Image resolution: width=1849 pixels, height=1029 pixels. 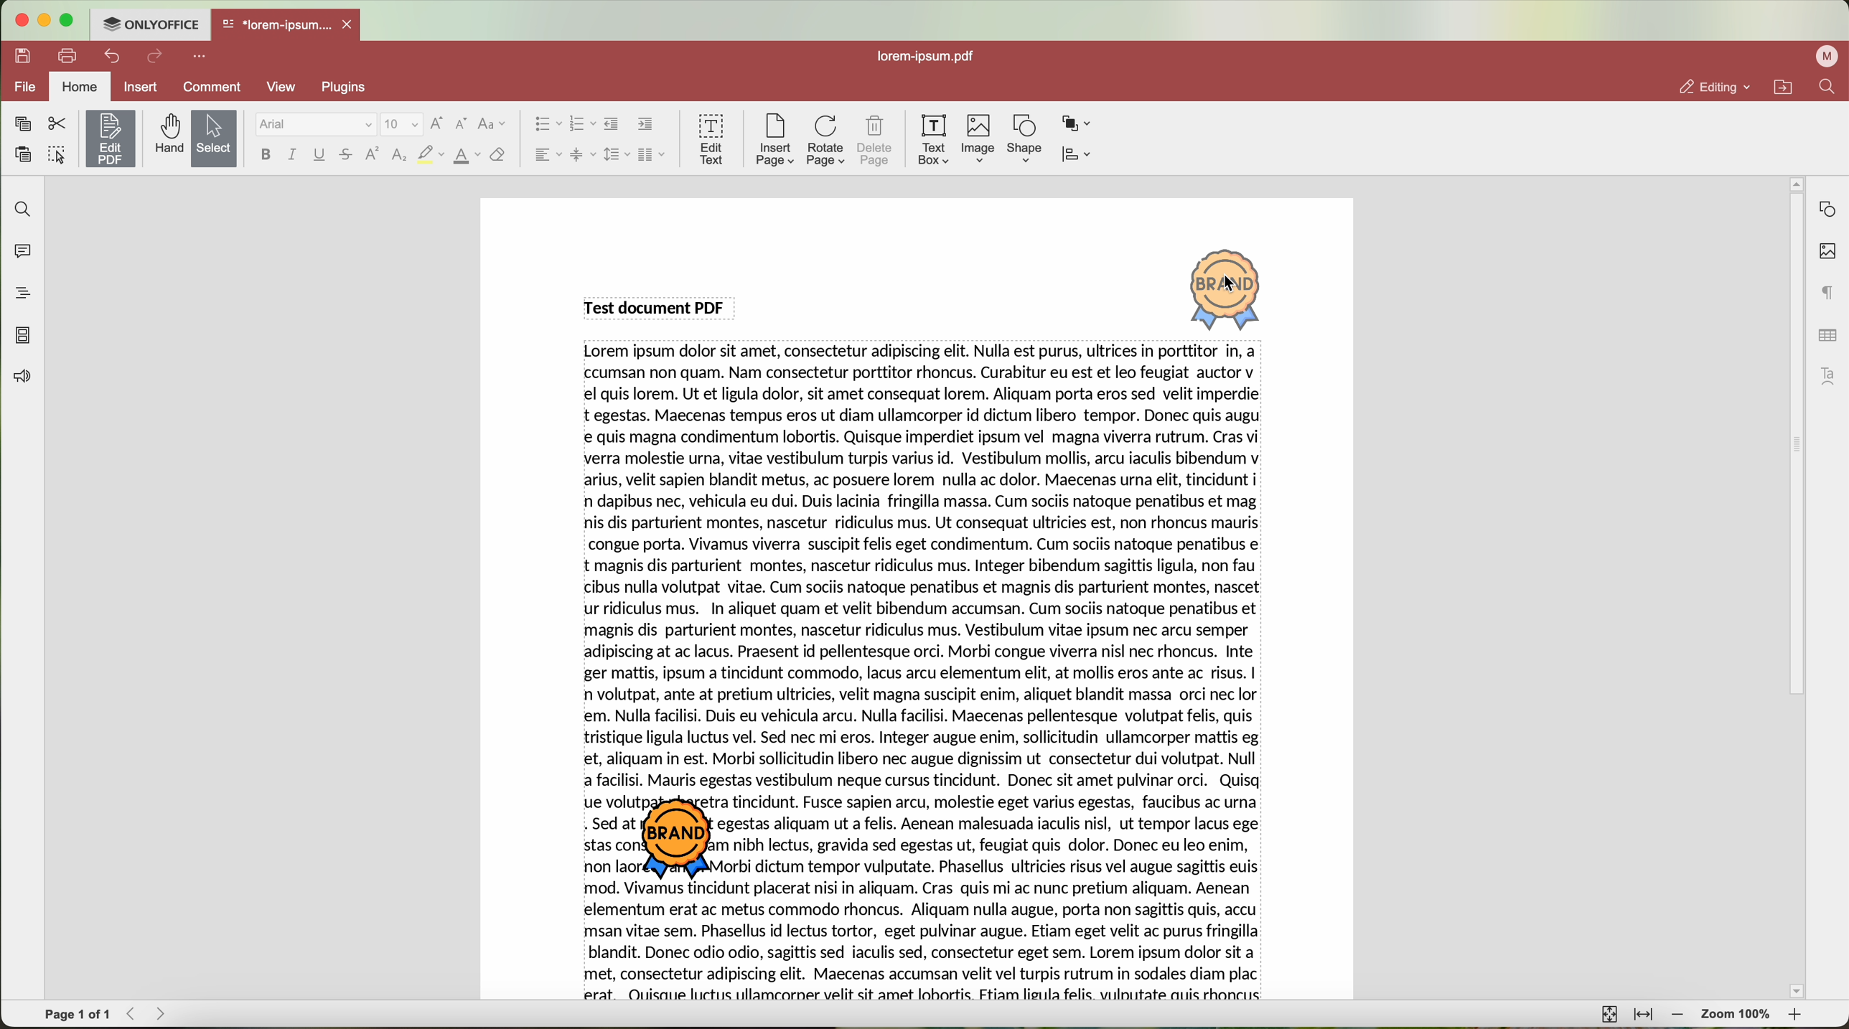 What do you see at coordinates (1827, 86) in the screenshot?
I see `find` at bounding box center [1827, 86].